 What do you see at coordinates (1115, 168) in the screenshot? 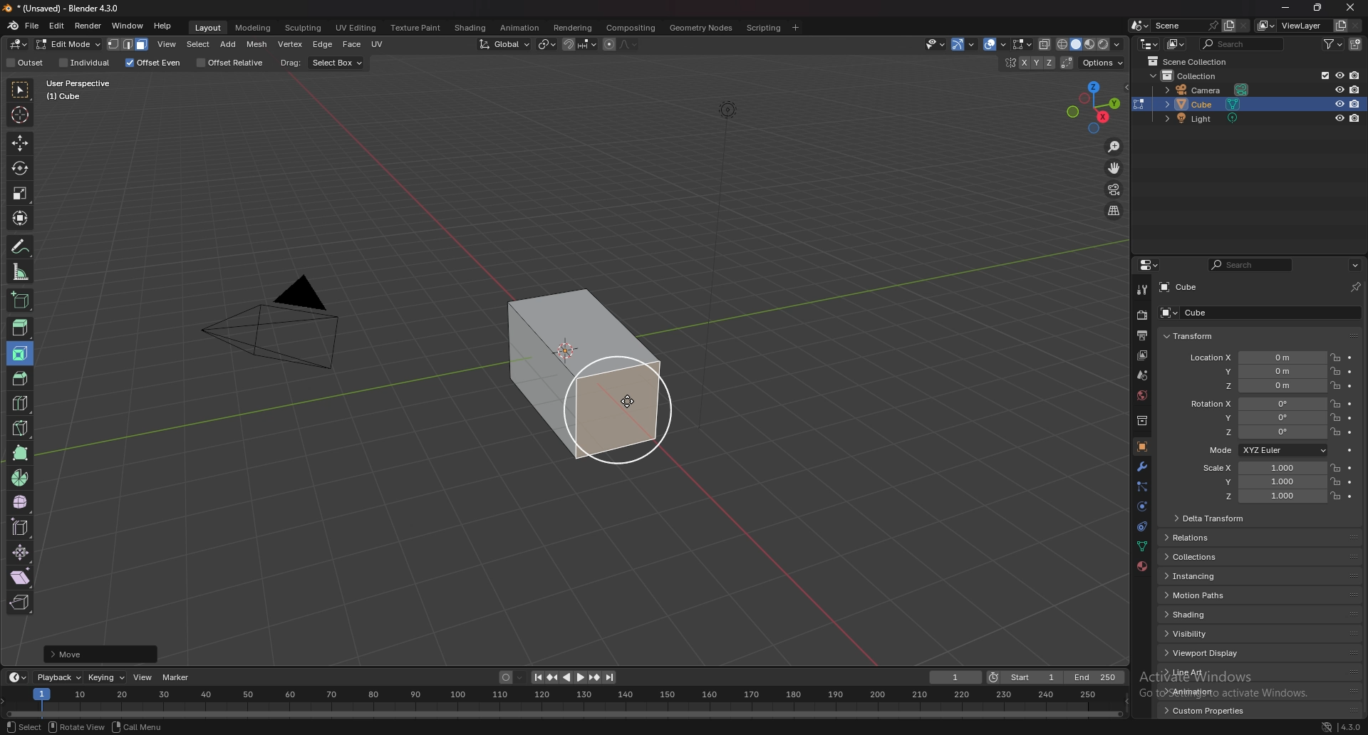
I see `move` at bounding box center [1115, 168].